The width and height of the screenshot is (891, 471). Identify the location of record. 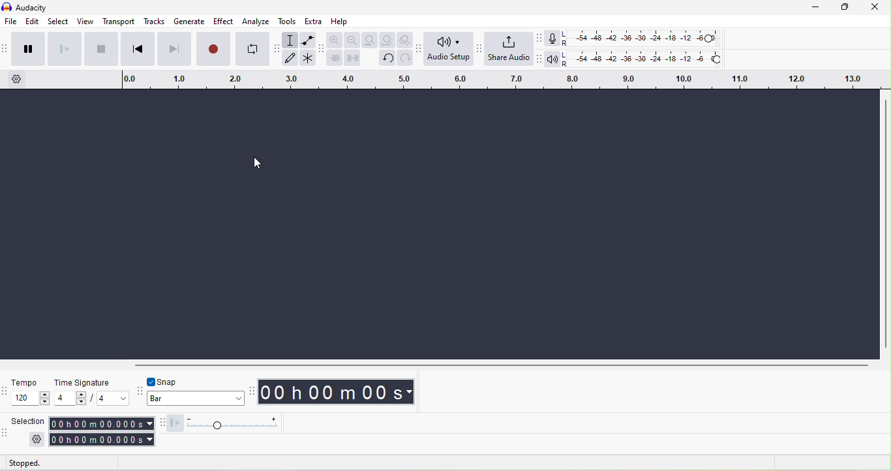
(213, 49).